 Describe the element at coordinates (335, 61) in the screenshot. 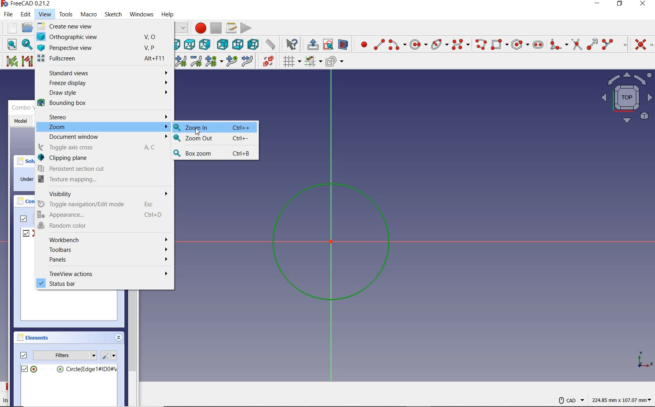

I see `configure rendering order` at that location.